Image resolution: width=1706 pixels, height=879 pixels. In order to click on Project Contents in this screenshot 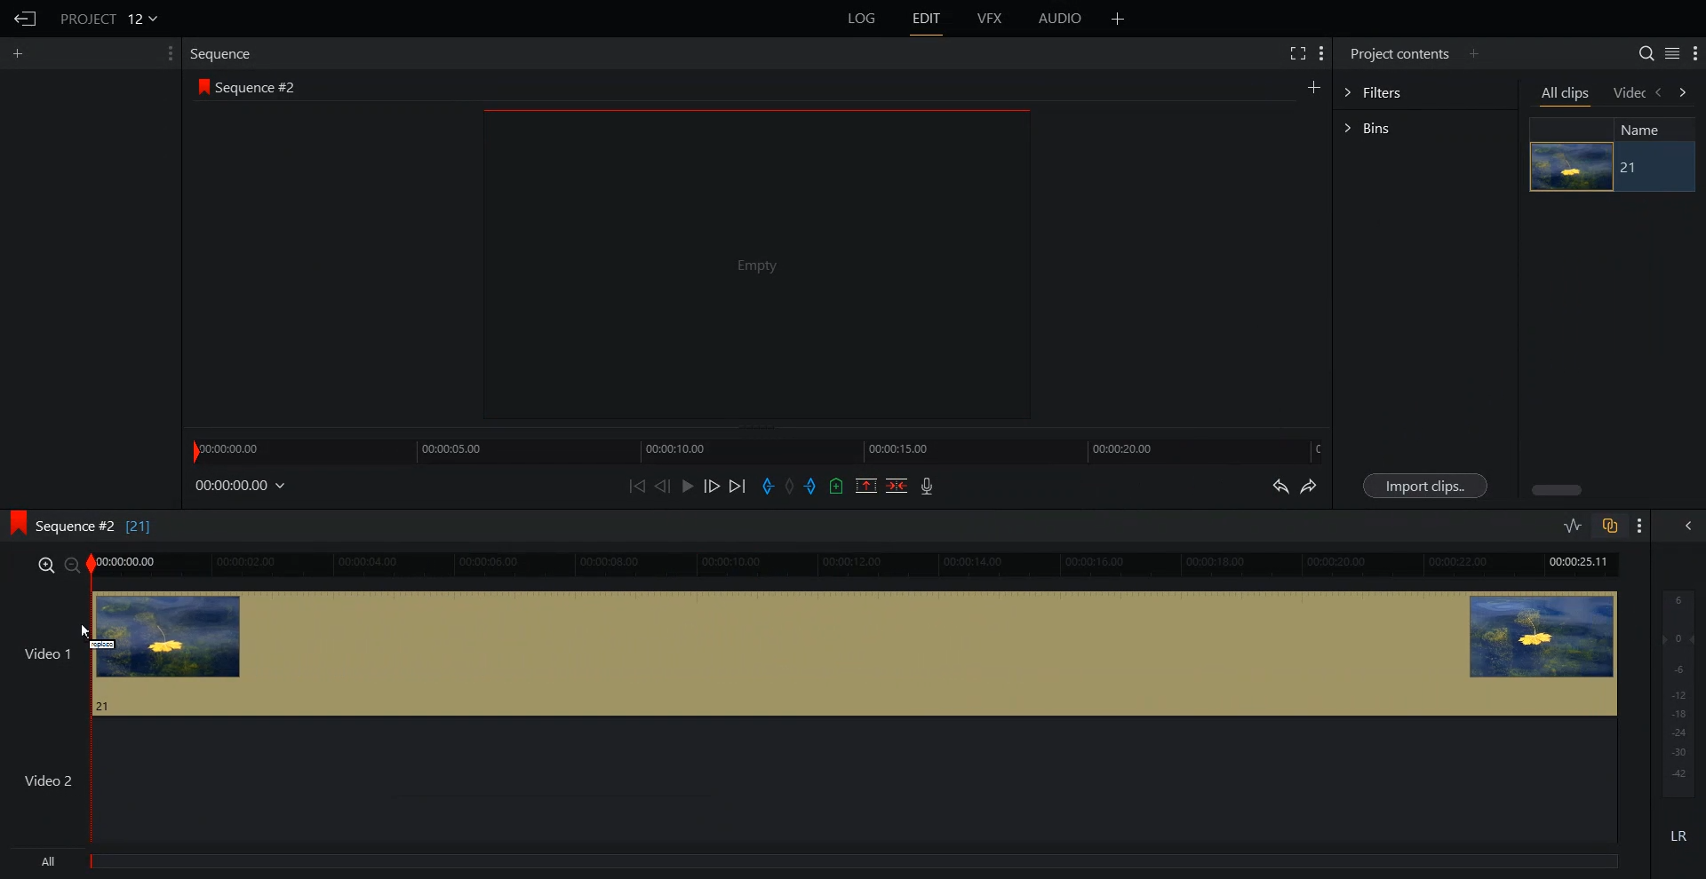, I will do `click(1400, 52)`.